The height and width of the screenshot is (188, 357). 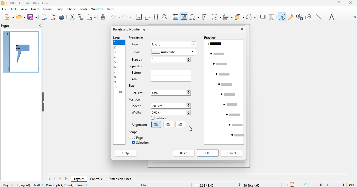 What do you see at coordinates (119, 90) in the screenshot?
I see `level` at bounding box center [119, 90].